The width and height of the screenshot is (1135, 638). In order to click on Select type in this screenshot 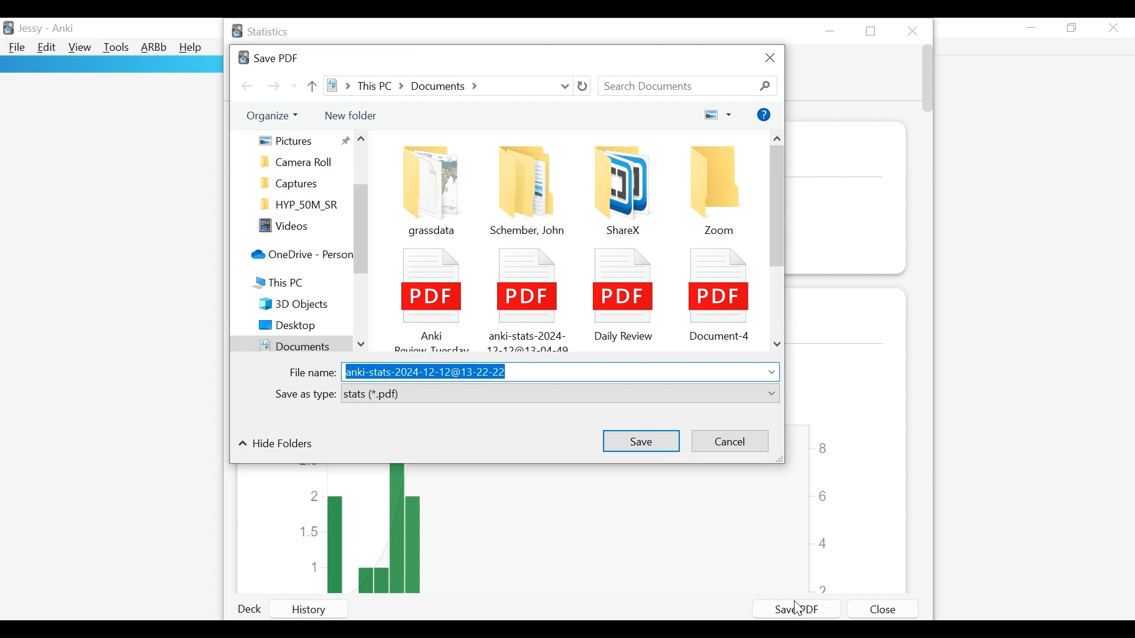, I will do `click(560, 394)`.